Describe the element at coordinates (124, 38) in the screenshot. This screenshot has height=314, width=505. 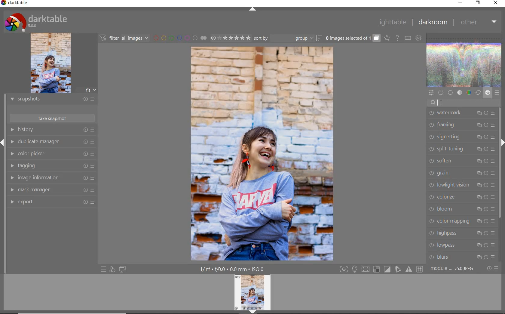
I see `filter all images by module order` at that location.